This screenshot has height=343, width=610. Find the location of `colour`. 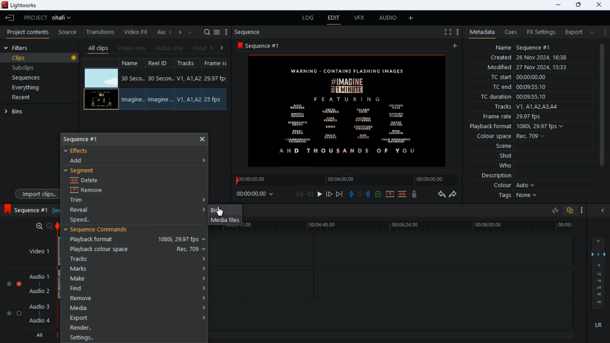

colour is located at coordinates (513, 186).